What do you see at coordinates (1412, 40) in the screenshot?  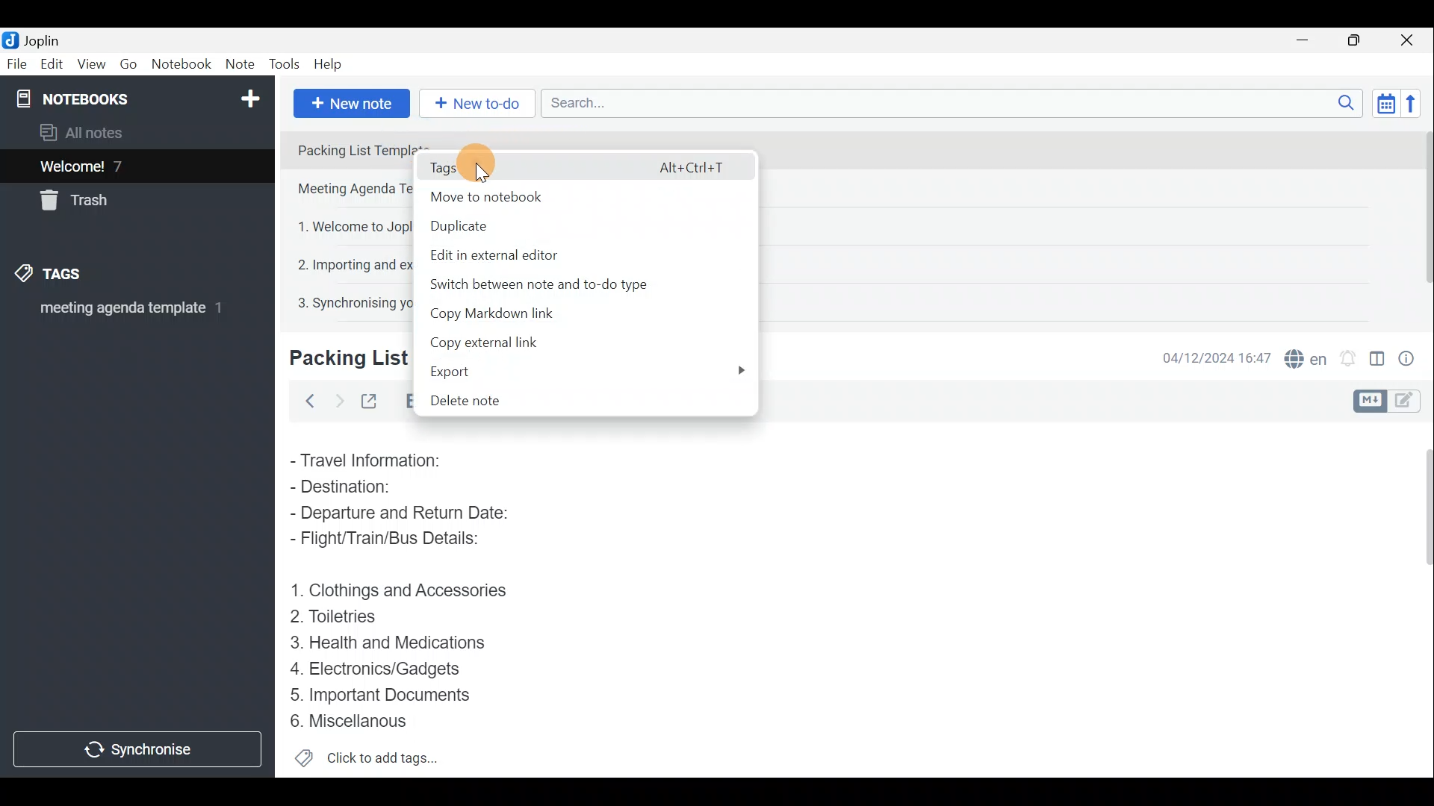 I see `Close` at bounding box center [1412, 40].